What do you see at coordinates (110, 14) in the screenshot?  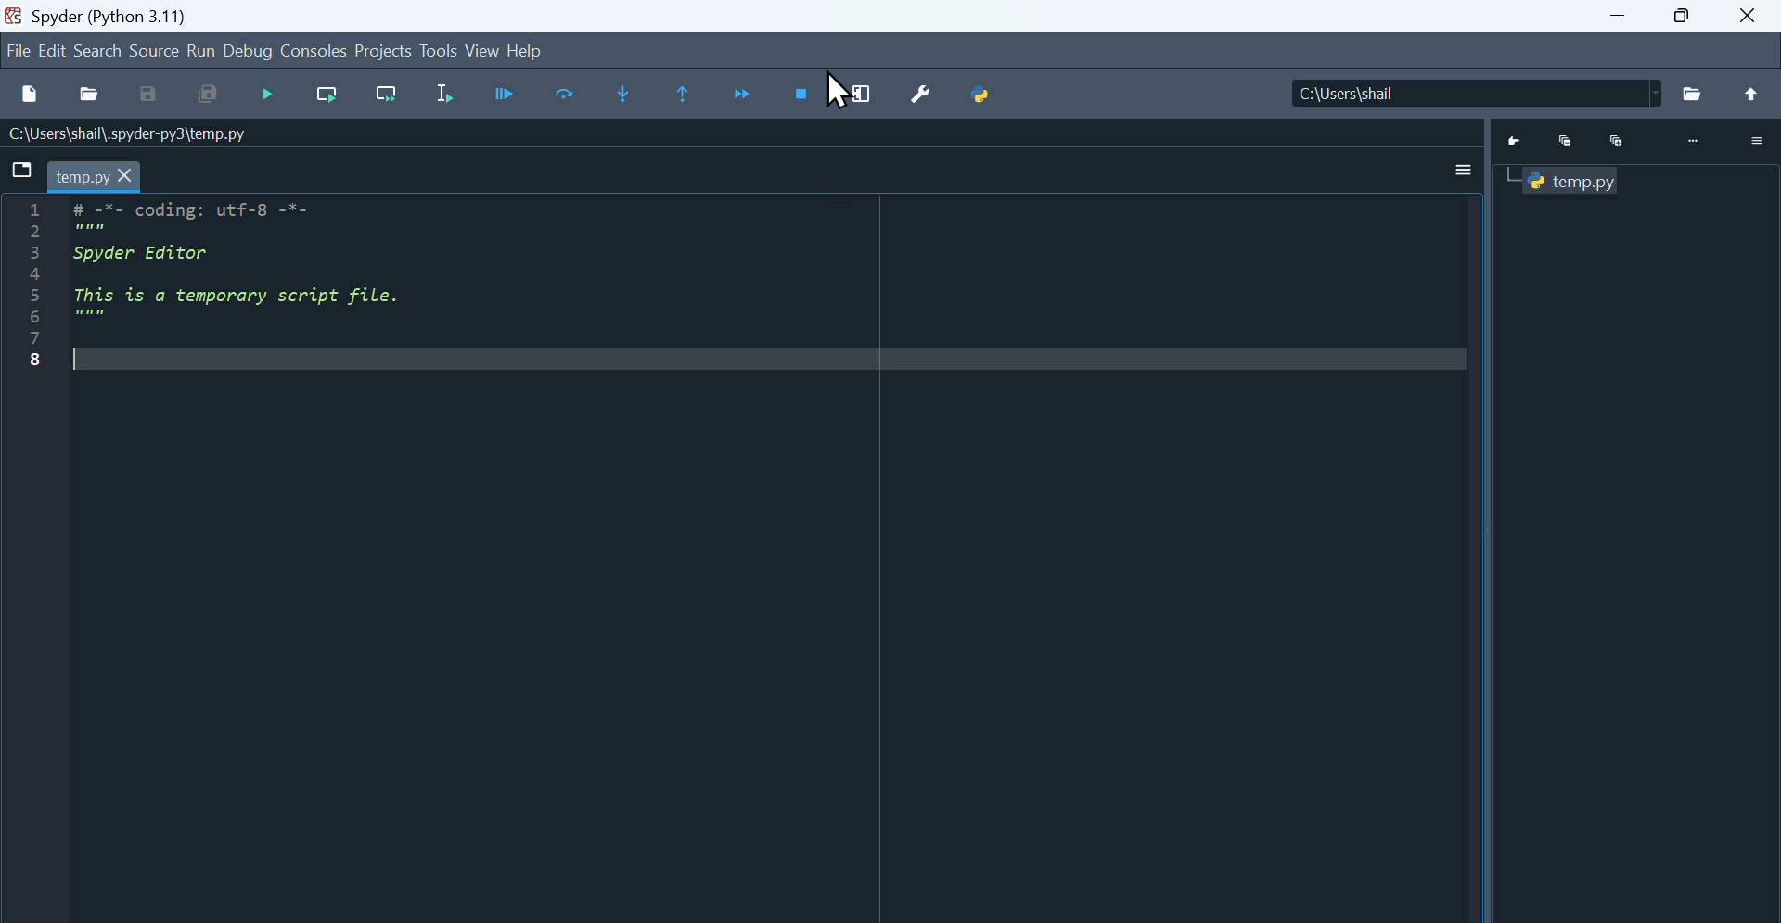 I see `Spyder` at bounding box center [110, 14].